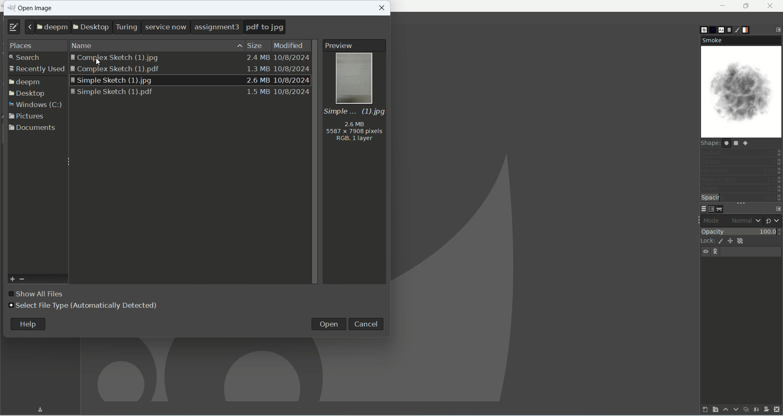  What do you see at coordinates (32, 129) in the screenshot?
I see `documents` at bounding box center [32, 129].